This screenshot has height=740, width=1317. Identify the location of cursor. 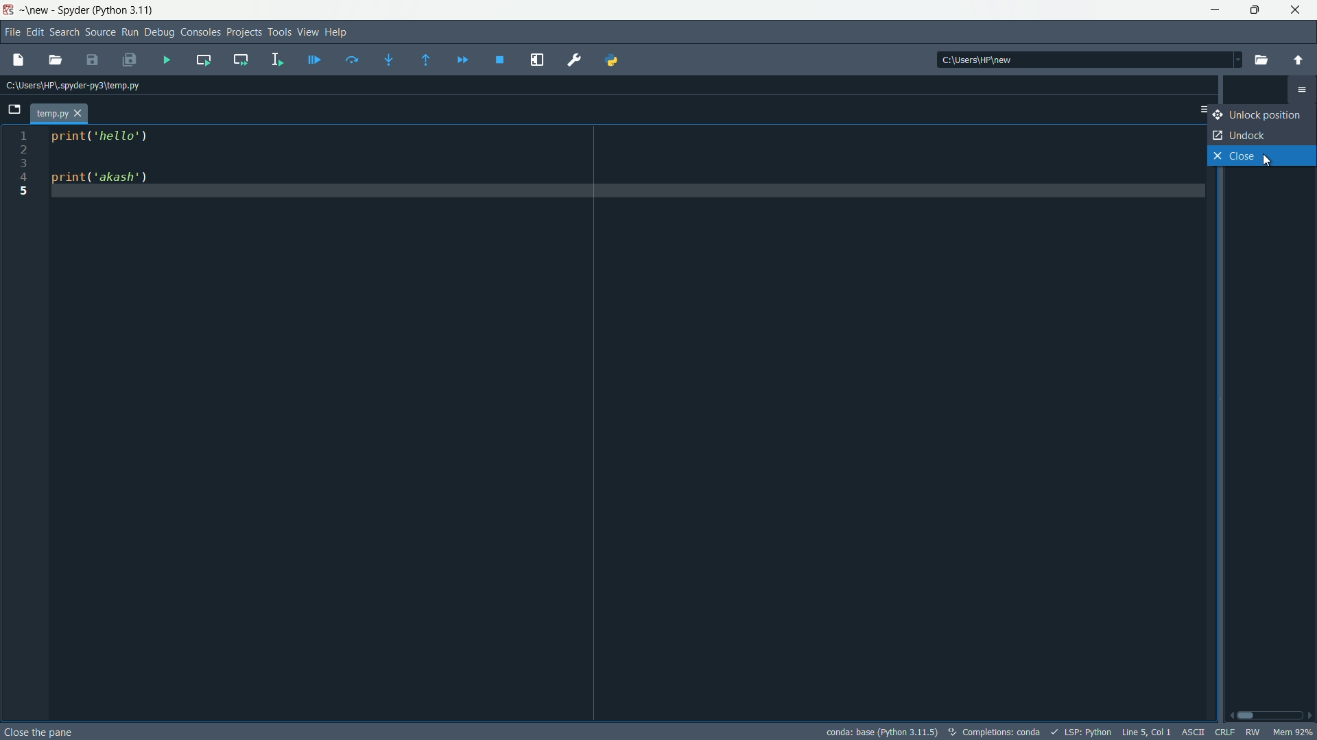
(1271, 163).